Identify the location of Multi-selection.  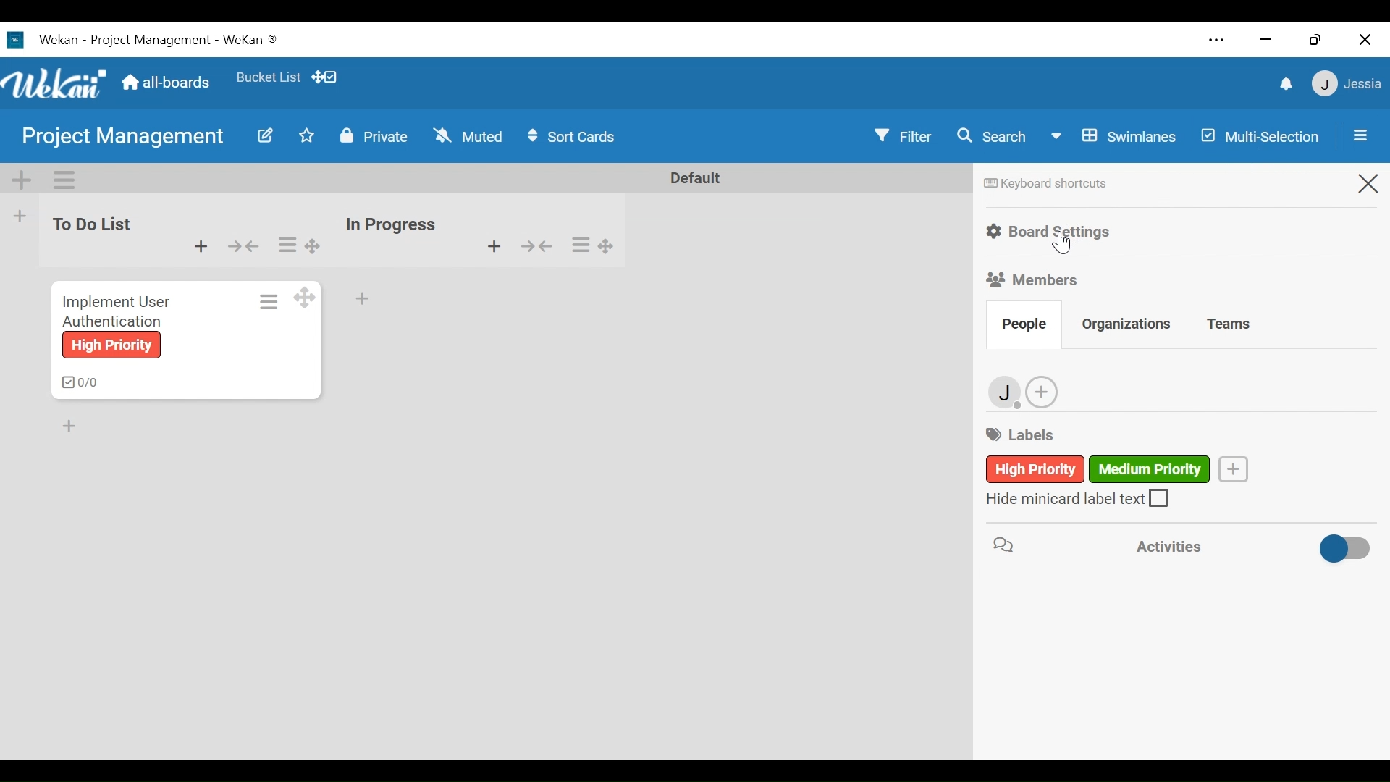
(1262, 135).